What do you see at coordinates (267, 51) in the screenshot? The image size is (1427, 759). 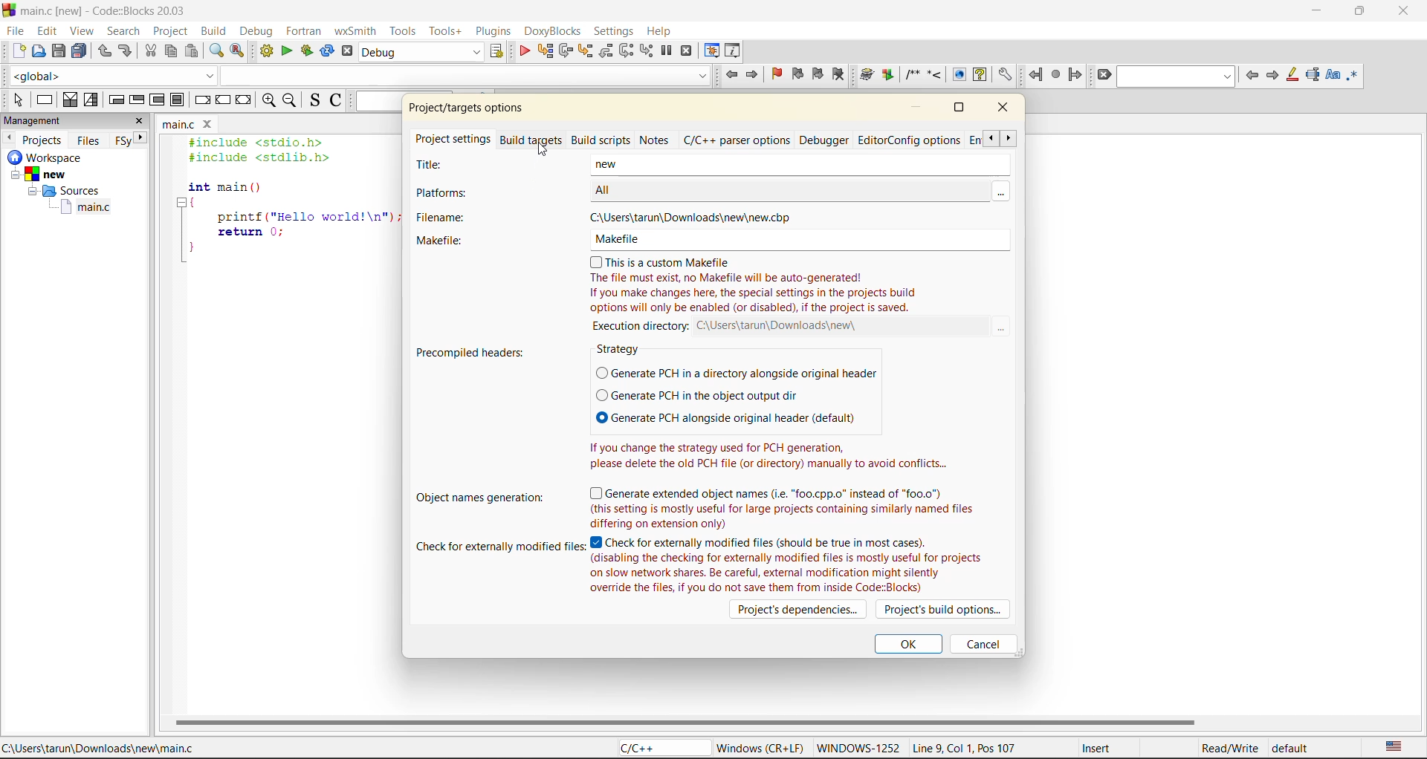 I see `build` at bounding box center [267, 51].